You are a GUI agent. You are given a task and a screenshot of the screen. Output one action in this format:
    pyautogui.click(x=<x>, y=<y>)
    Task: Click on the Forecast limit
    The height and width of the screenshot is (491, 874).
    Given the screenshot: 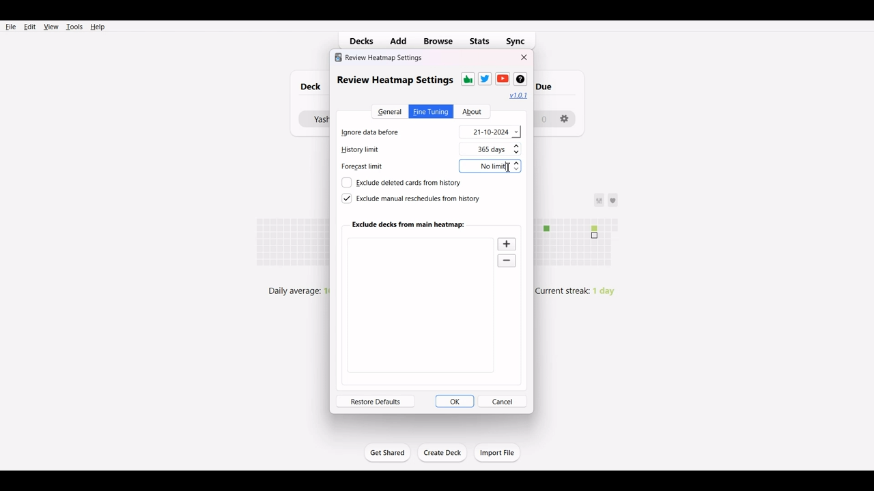 What is the action you would take?
    pyautogui.click(x=370, y=168)
    